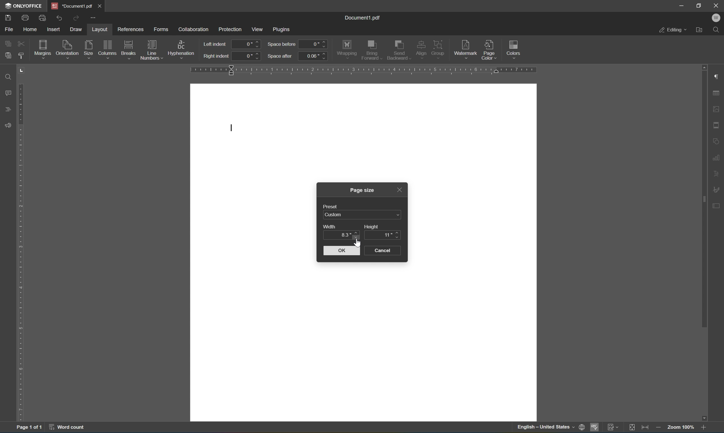 This screenshot has width=724, height=433. I want to click on close, so click(399, 189).